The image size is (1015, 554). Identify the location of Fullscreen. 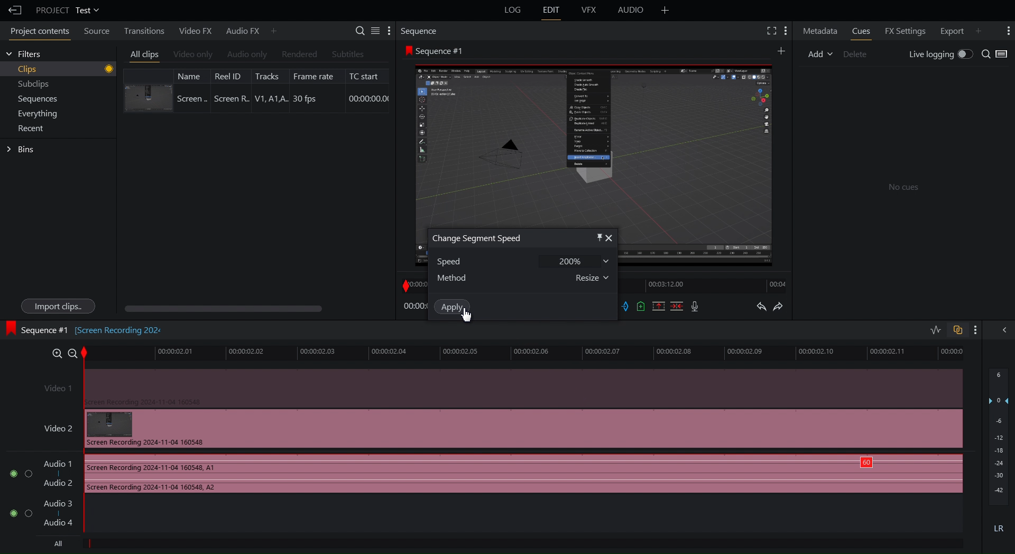
(770, 31).